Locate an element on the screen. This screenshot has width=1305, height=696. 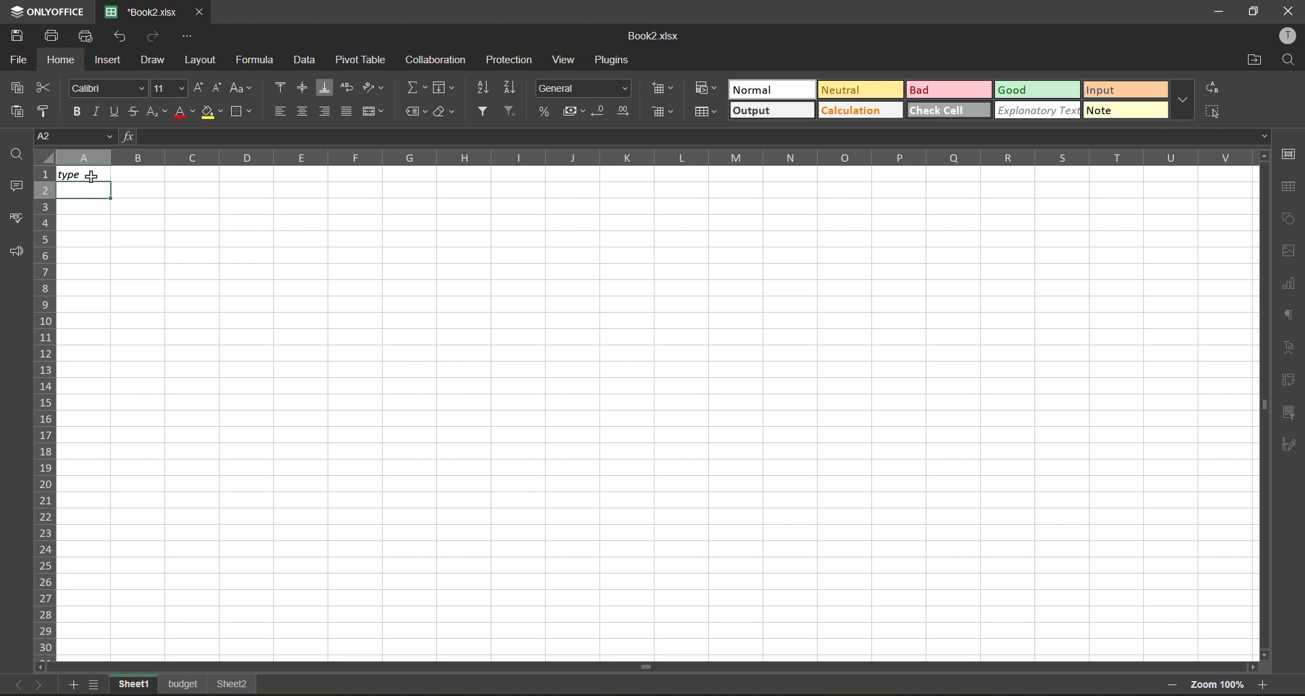
feedback is located at coordinates (20, 251).